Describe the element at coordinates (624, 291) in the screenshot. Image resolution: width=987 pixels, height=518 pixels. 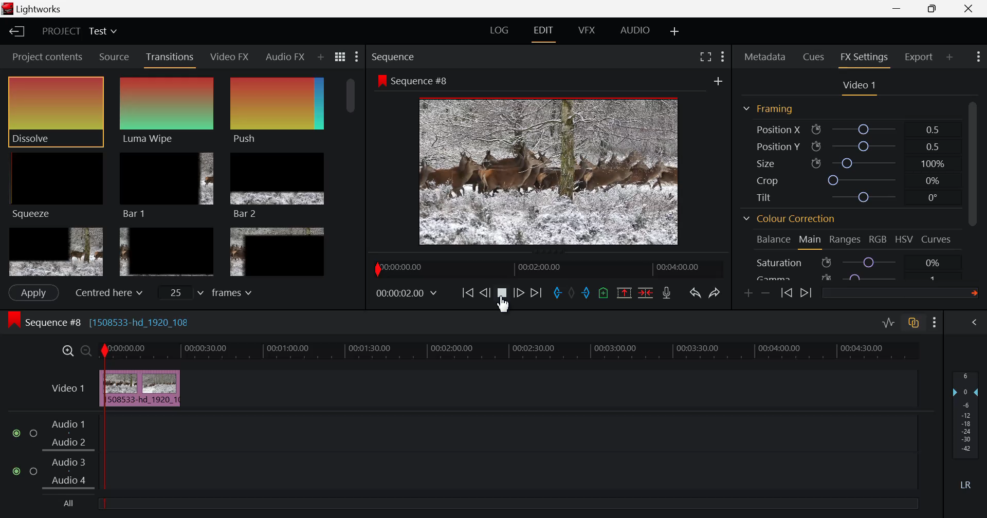
I see `Remove the marked section` at that location.